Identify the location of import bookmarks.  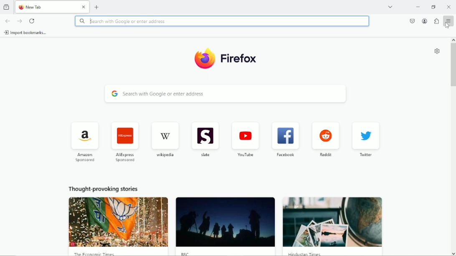
(26, 33).